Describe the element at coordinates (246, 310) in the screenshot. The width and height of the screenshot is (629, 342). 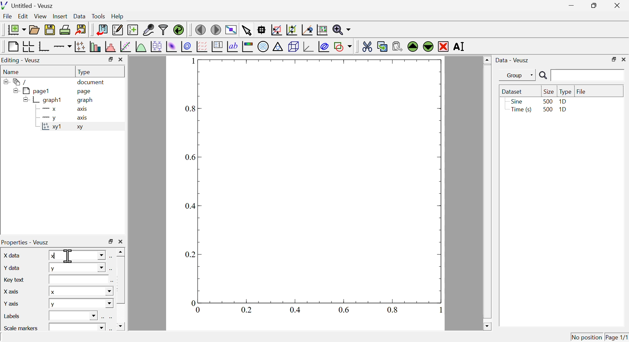
I see `0.2` at that location.